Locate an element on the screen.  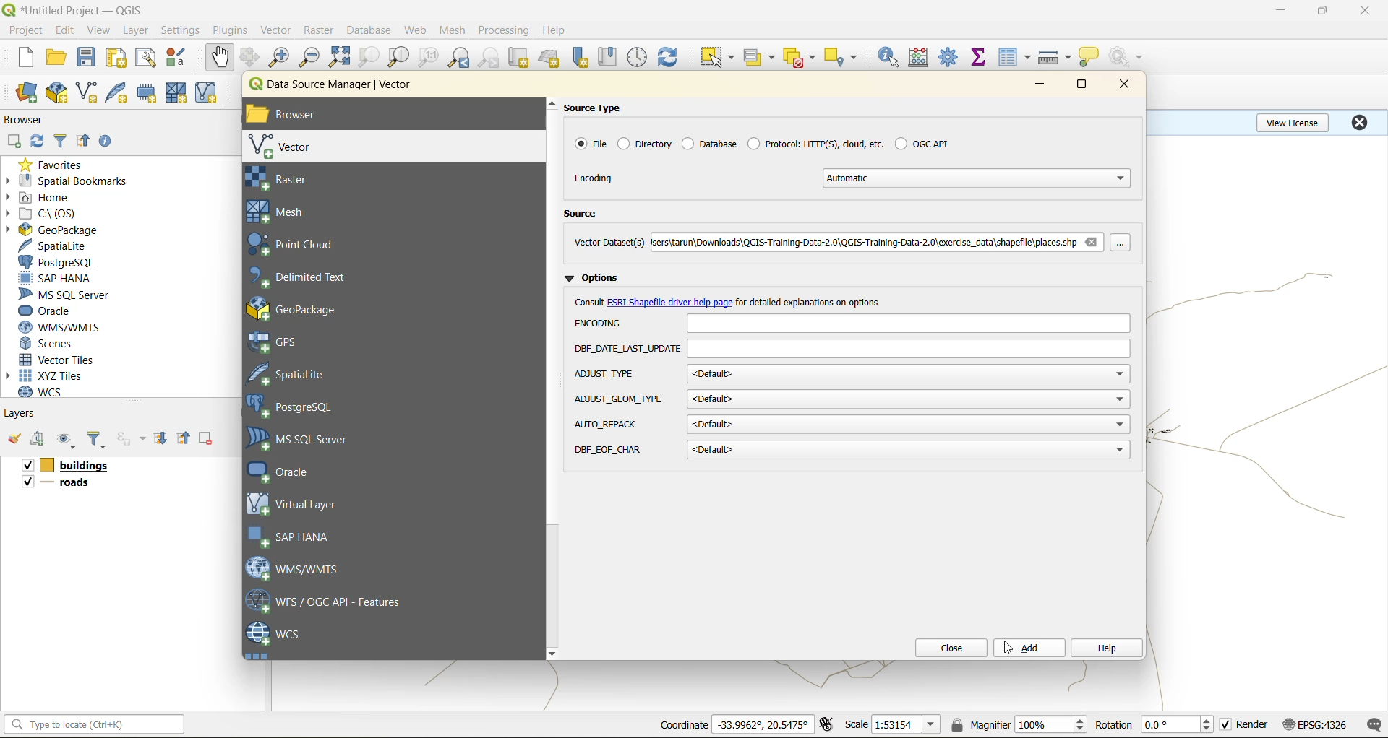
minimize is located at coordinates (1280, 10).